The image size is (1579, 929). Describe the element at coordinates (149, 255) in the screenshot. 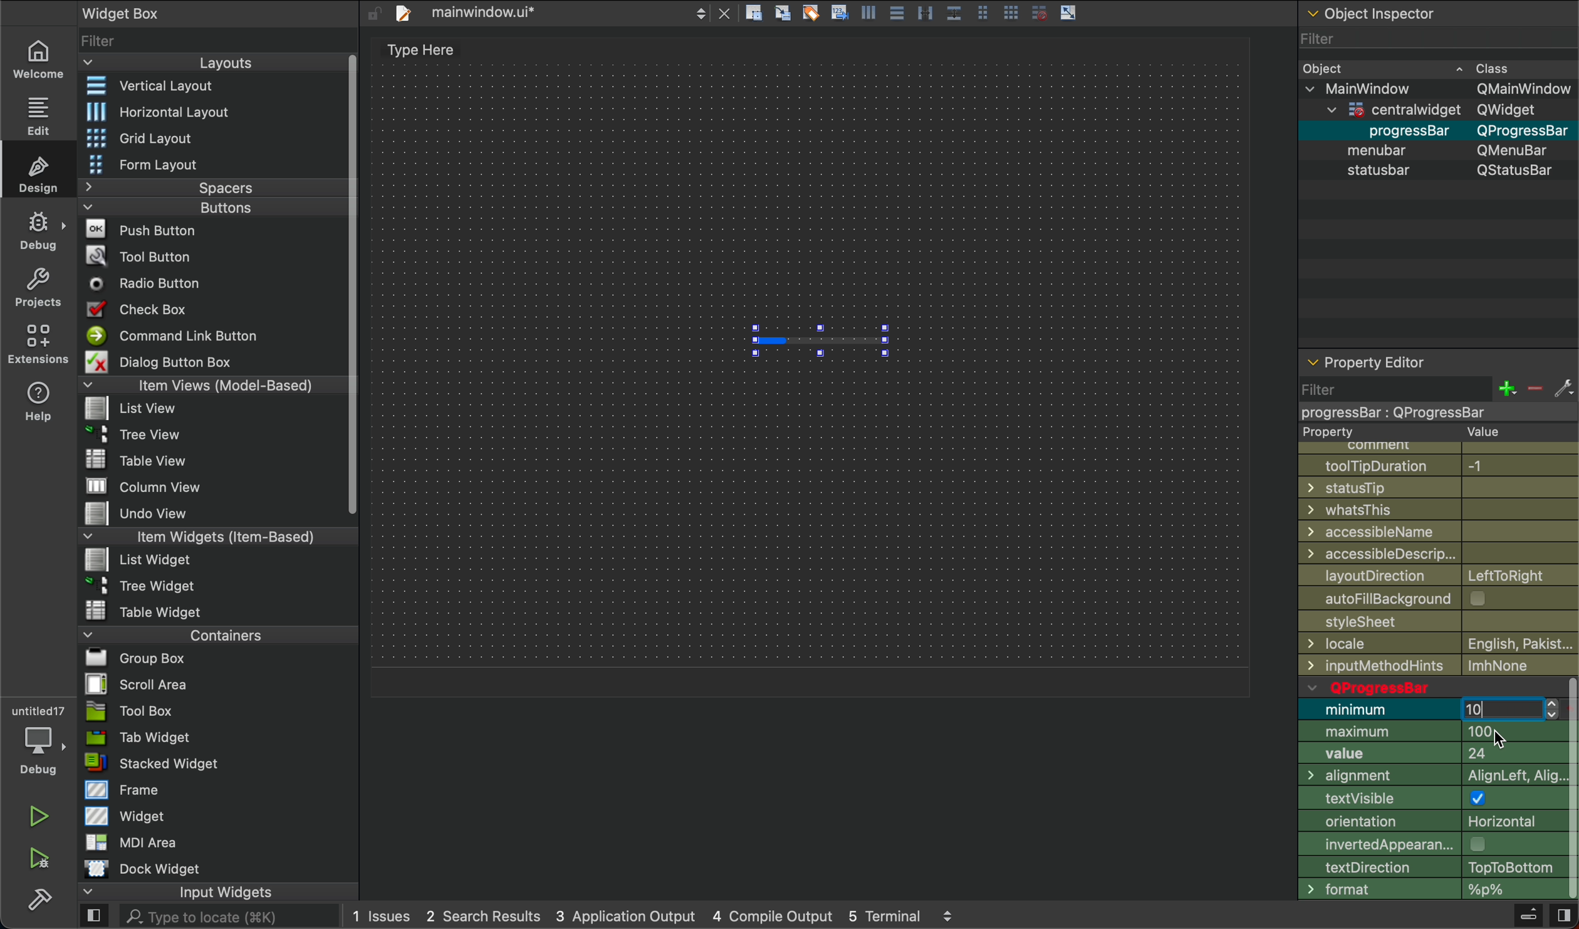

I see `Tool Button` at that location.